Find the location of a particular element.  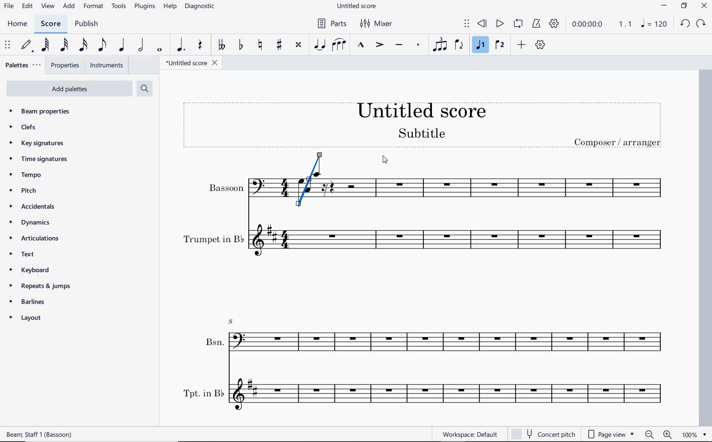

Bsn. is located at coordinates (433, 339).